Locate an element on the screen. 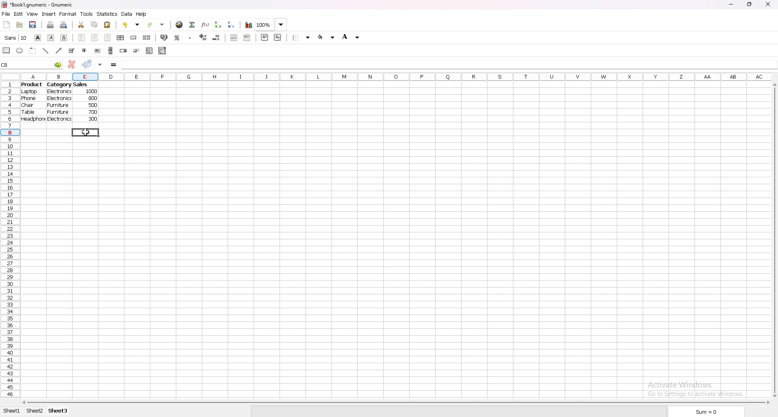  button is located at coordinates (97, 51).